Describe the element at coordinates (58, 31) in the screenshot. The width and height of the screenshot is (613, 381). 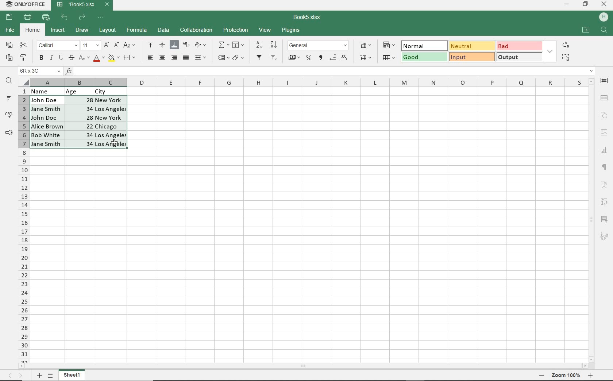
I see `INSERT` at that location.